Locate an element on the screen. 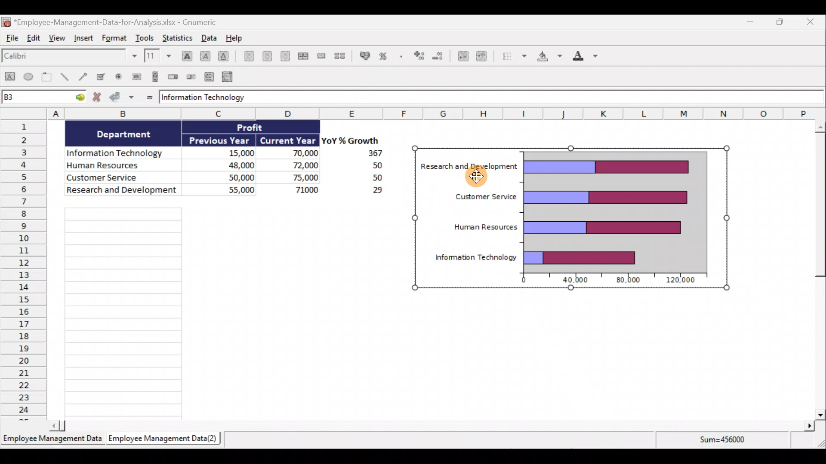 This screenshot has width=826, height=464. Cells is located at coordinates (224, 311).